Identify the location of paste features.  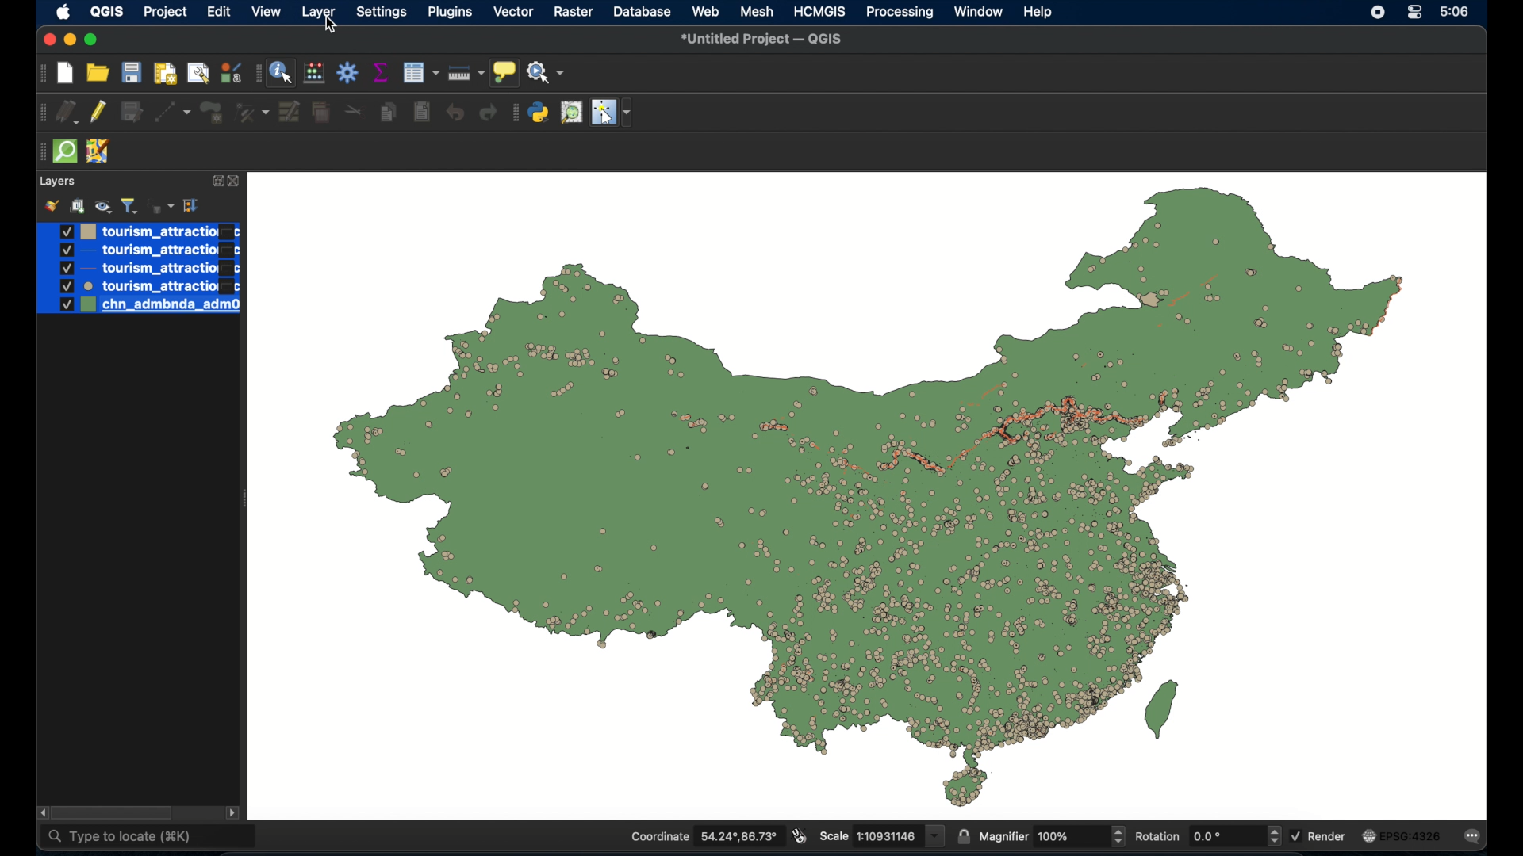
(423, 113).